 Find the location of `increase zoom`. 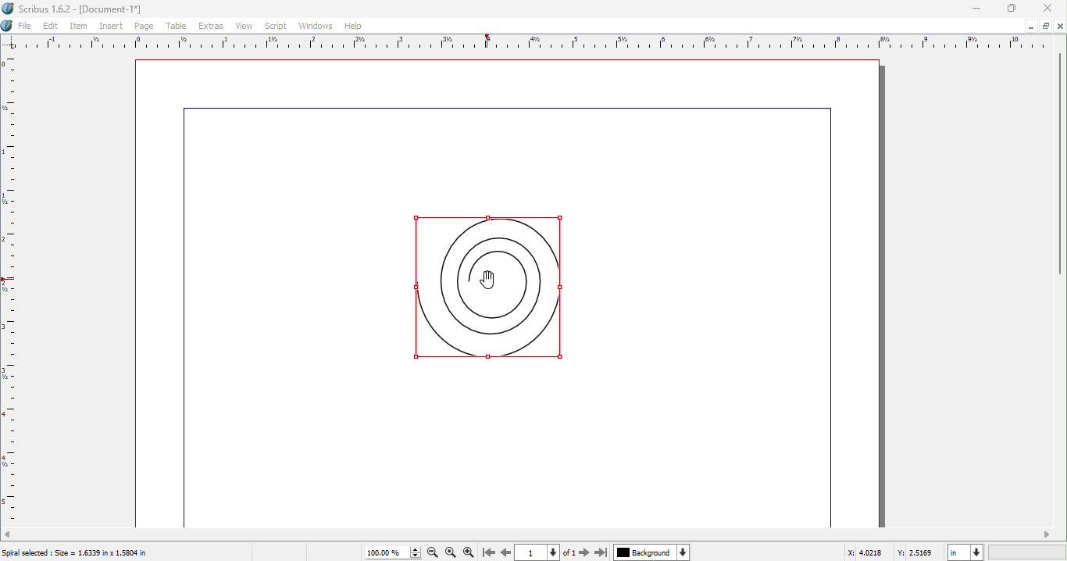

increase zoom is located at coordinates (415, 548).